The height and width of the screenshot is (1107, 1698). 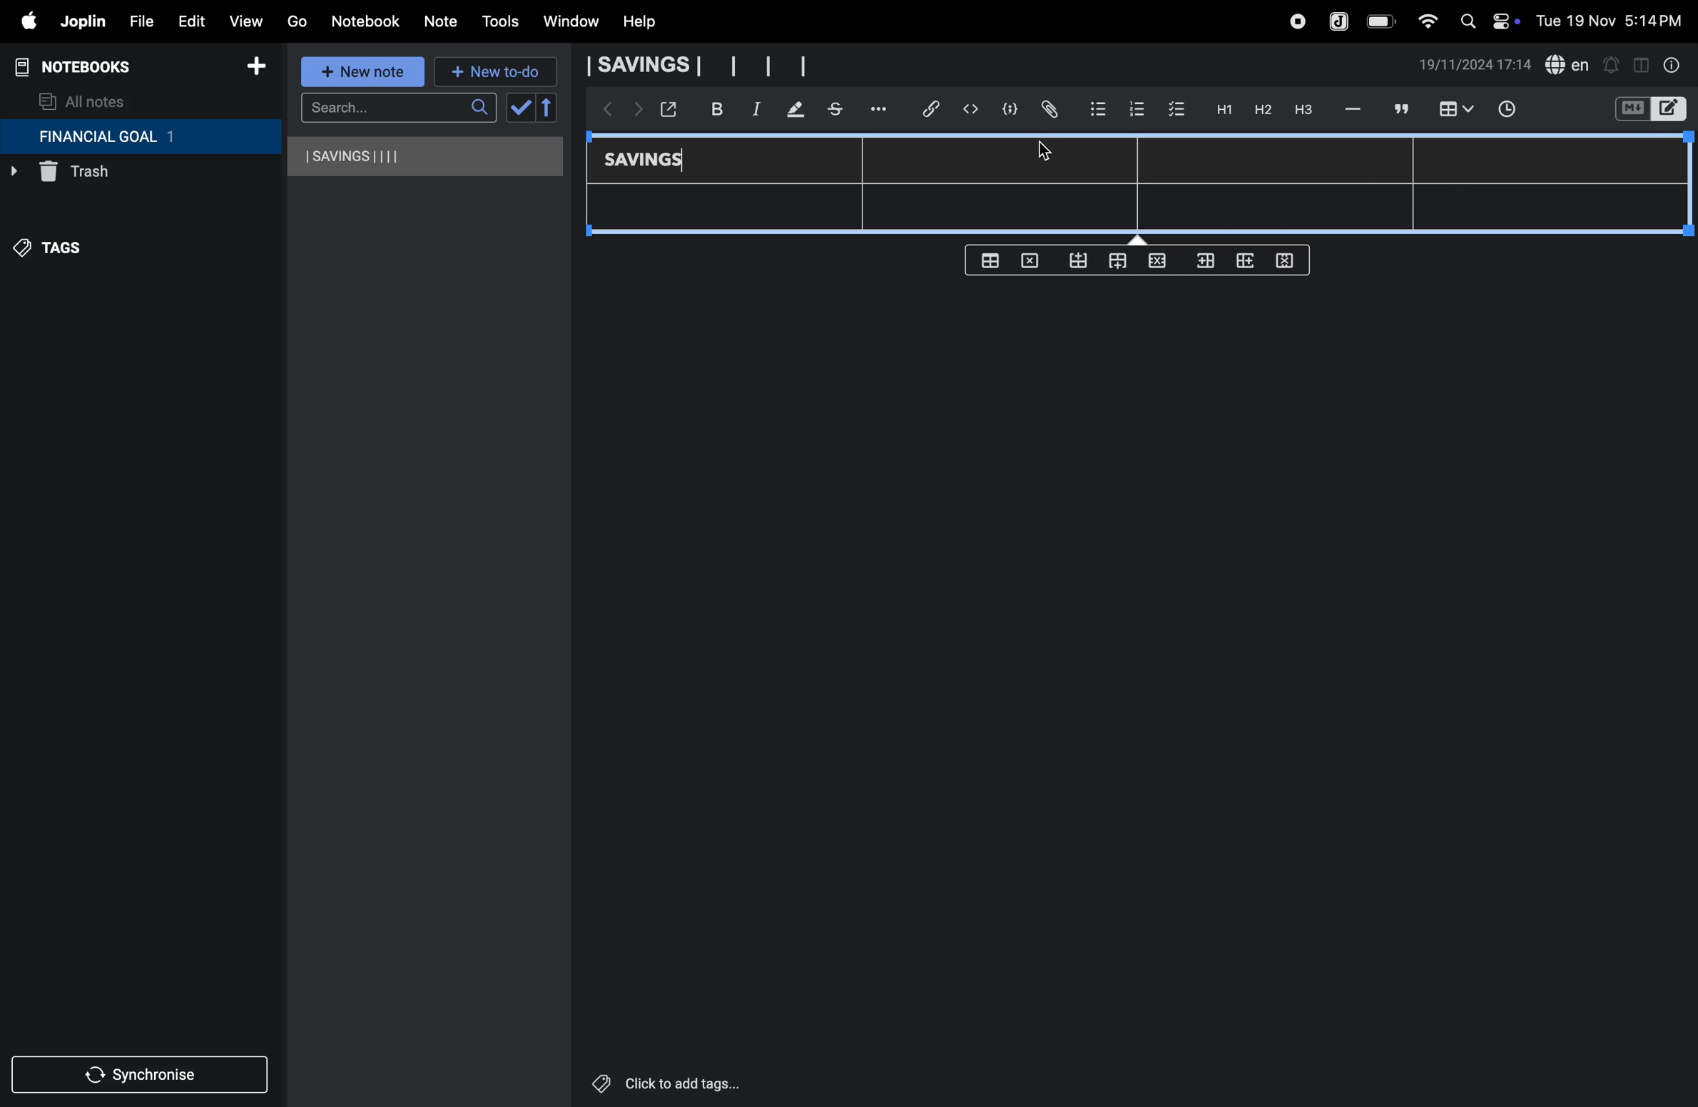 What do you see at coordinates (1048, 110) in the screenshot?
I see `attach file` at bounding box center [1048, 110].